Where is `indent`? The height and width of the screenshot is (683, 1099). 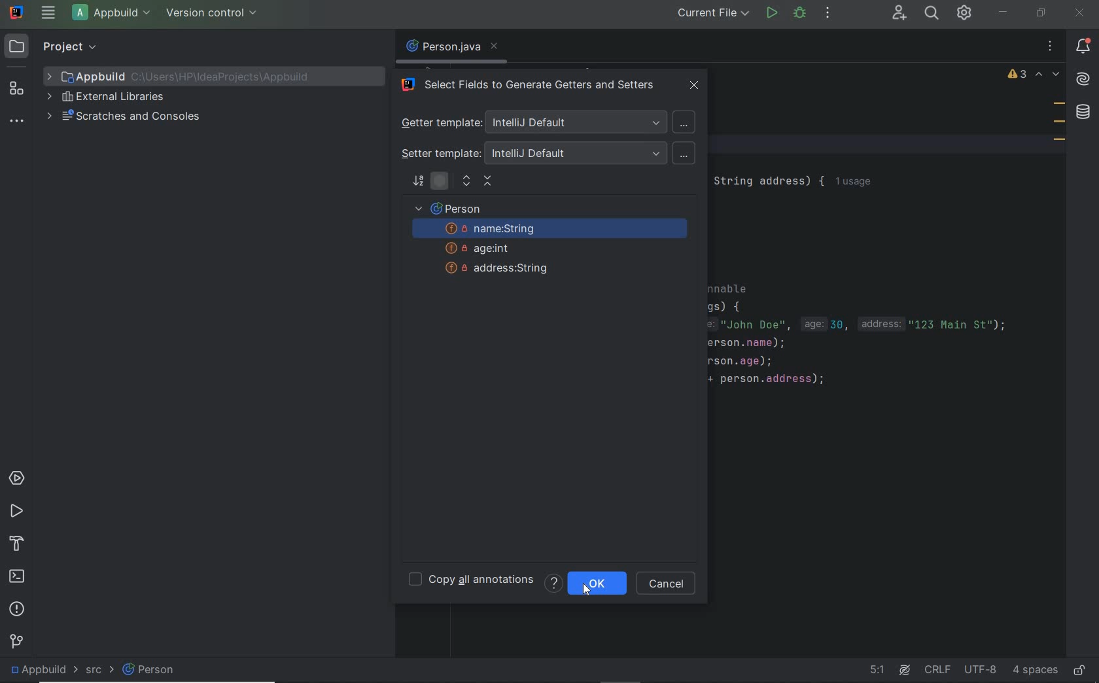 indent is located at coordinates (1034, 669).